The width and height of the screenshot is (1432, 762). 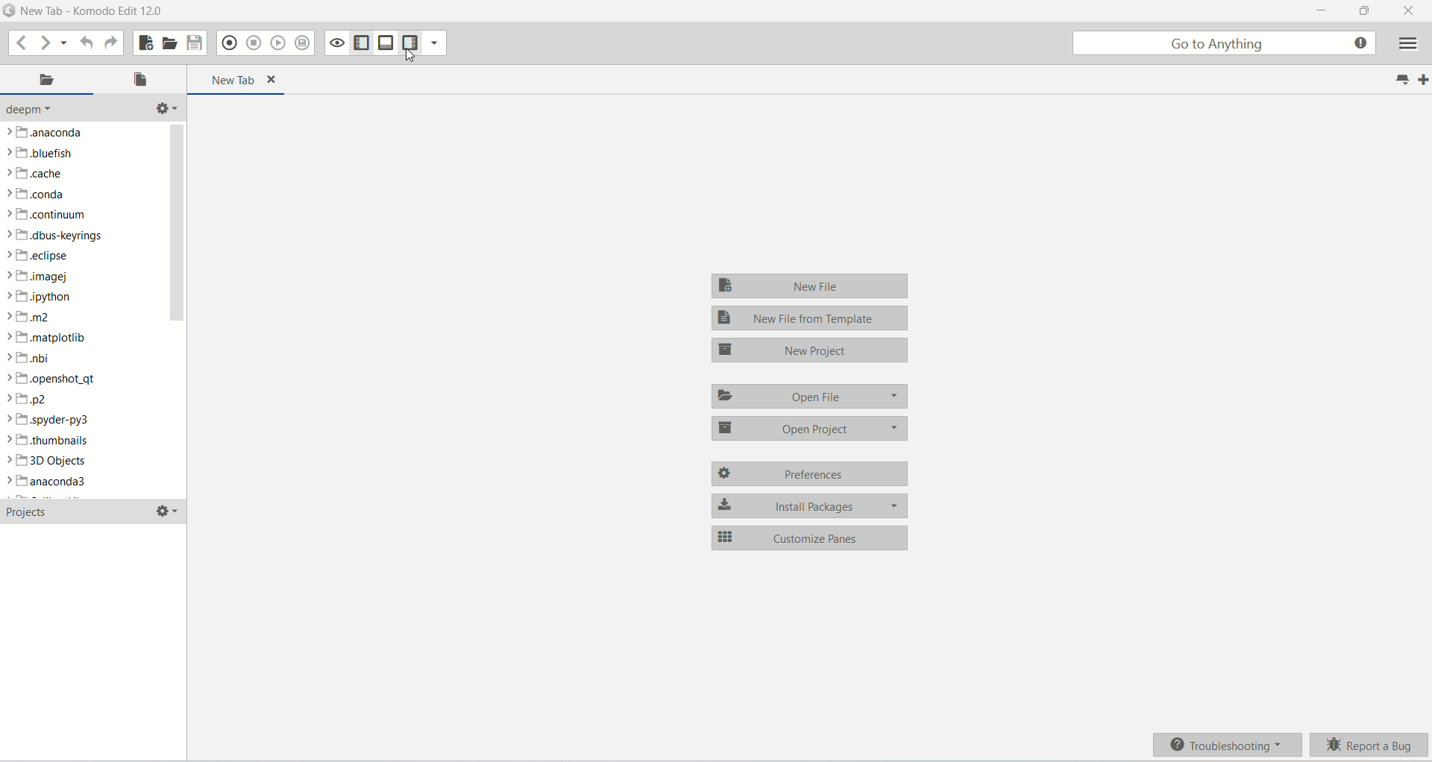 I want to click on logo, so click(x=9, y=11).